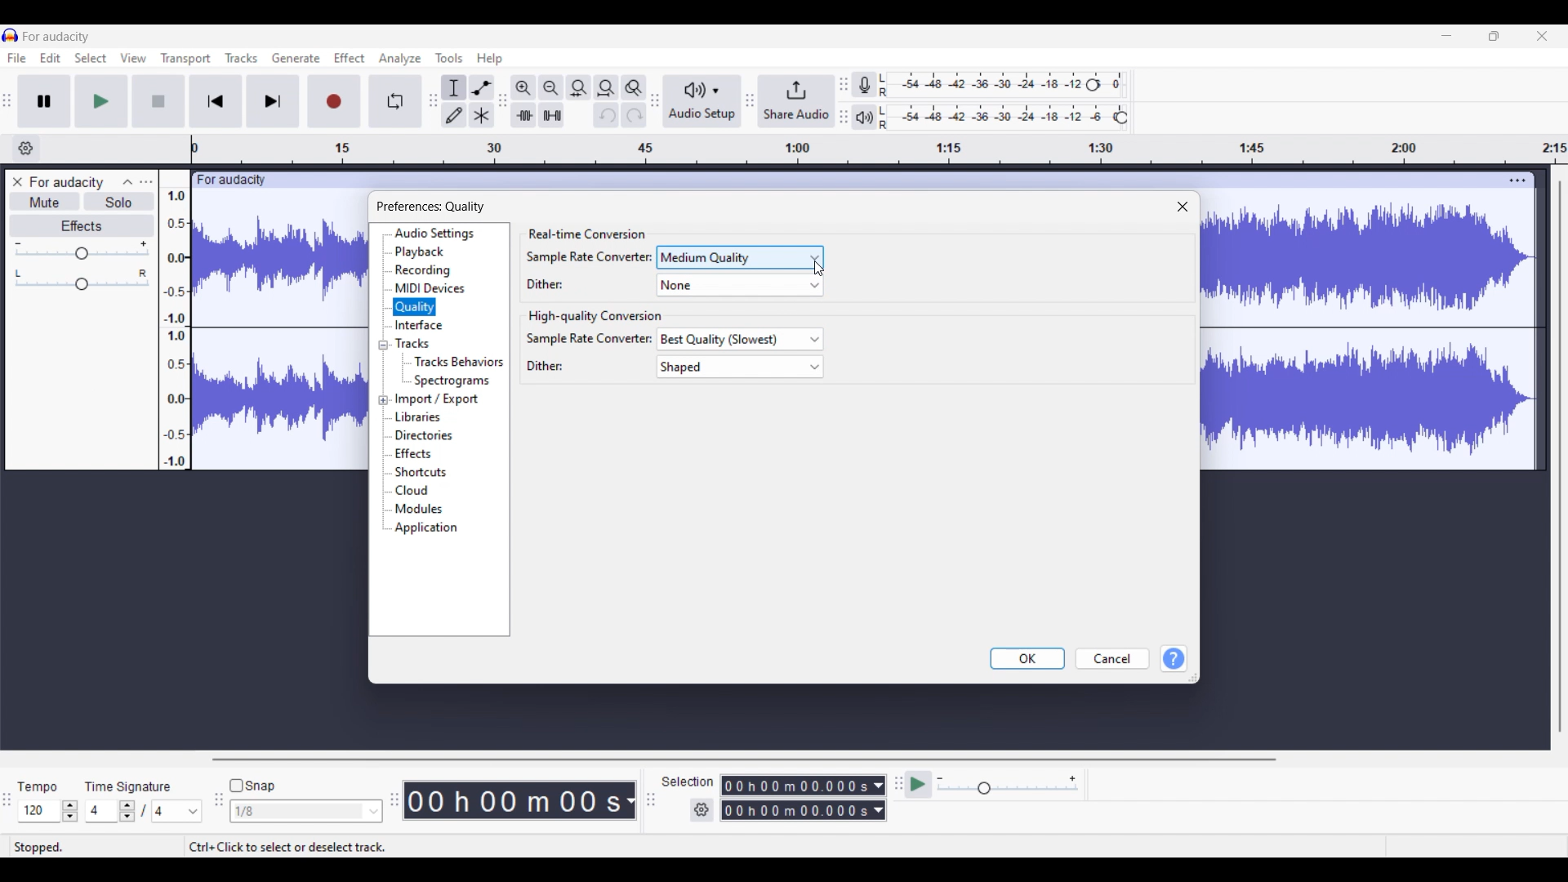  Describe the element at coordinates (523, 115) in the screenshot. I see `Trim audio outside selection` at that location.